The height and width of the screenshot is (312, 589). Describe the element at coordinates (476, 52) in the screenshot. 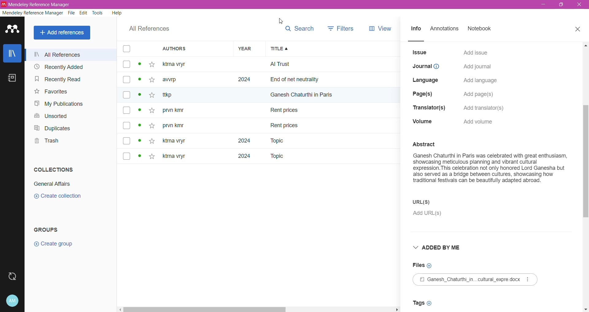

I see `Click to add Issue` at that location.